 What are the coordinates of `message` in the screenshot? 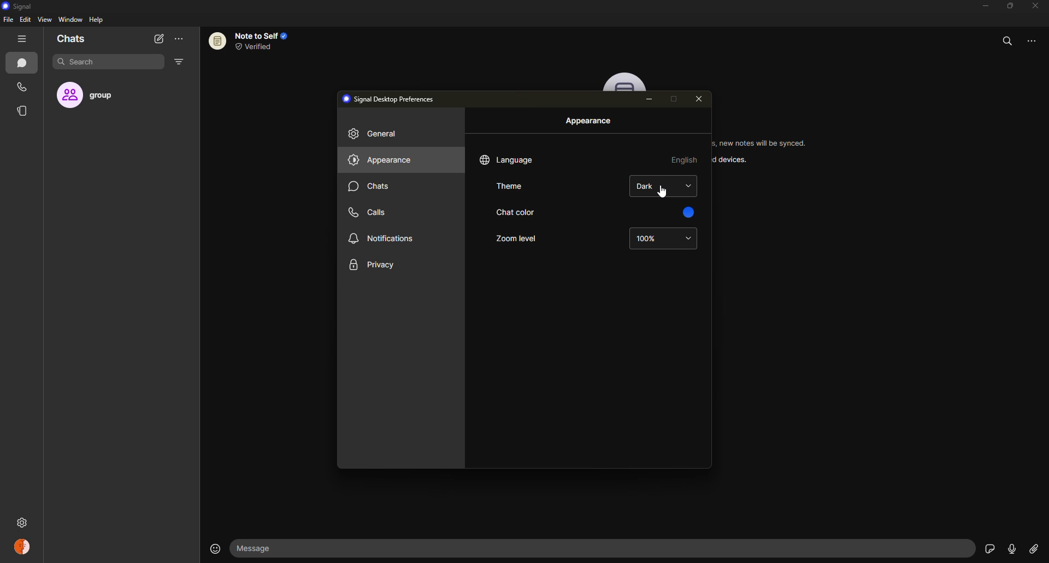 It's located at (305, 549).